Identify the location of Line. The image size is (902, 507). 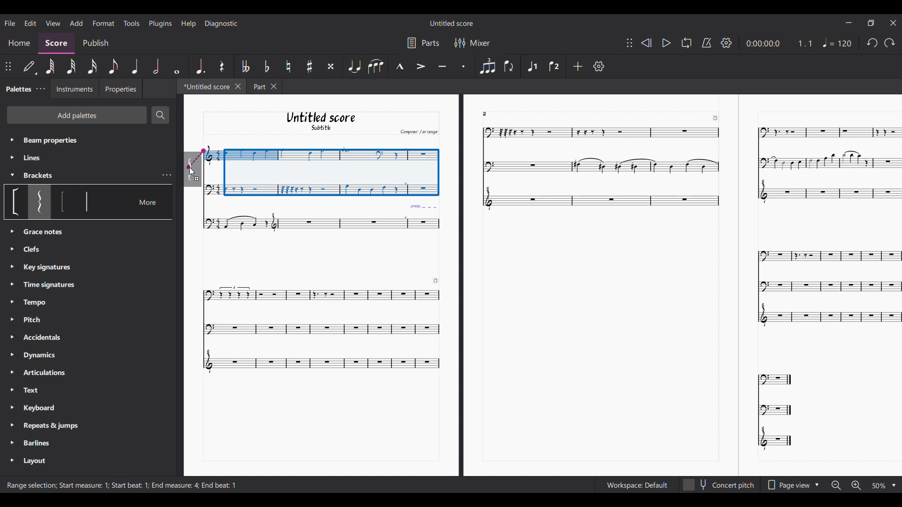
(40, 158).